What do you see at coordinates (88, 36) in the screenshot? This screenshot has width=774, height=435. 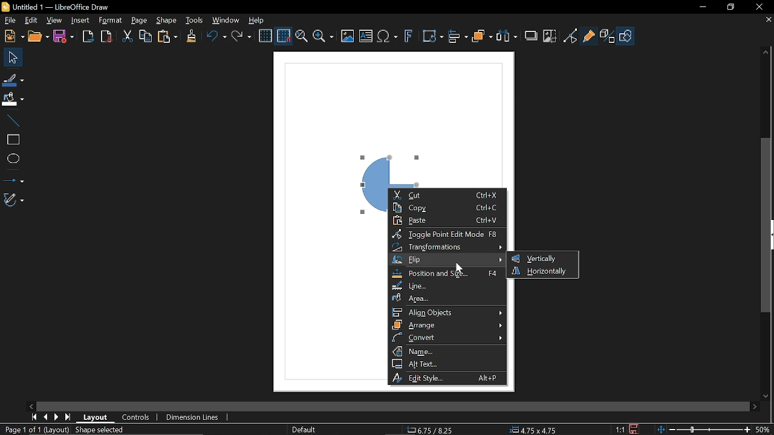 I see `Export` at bounding box center [88, 36].